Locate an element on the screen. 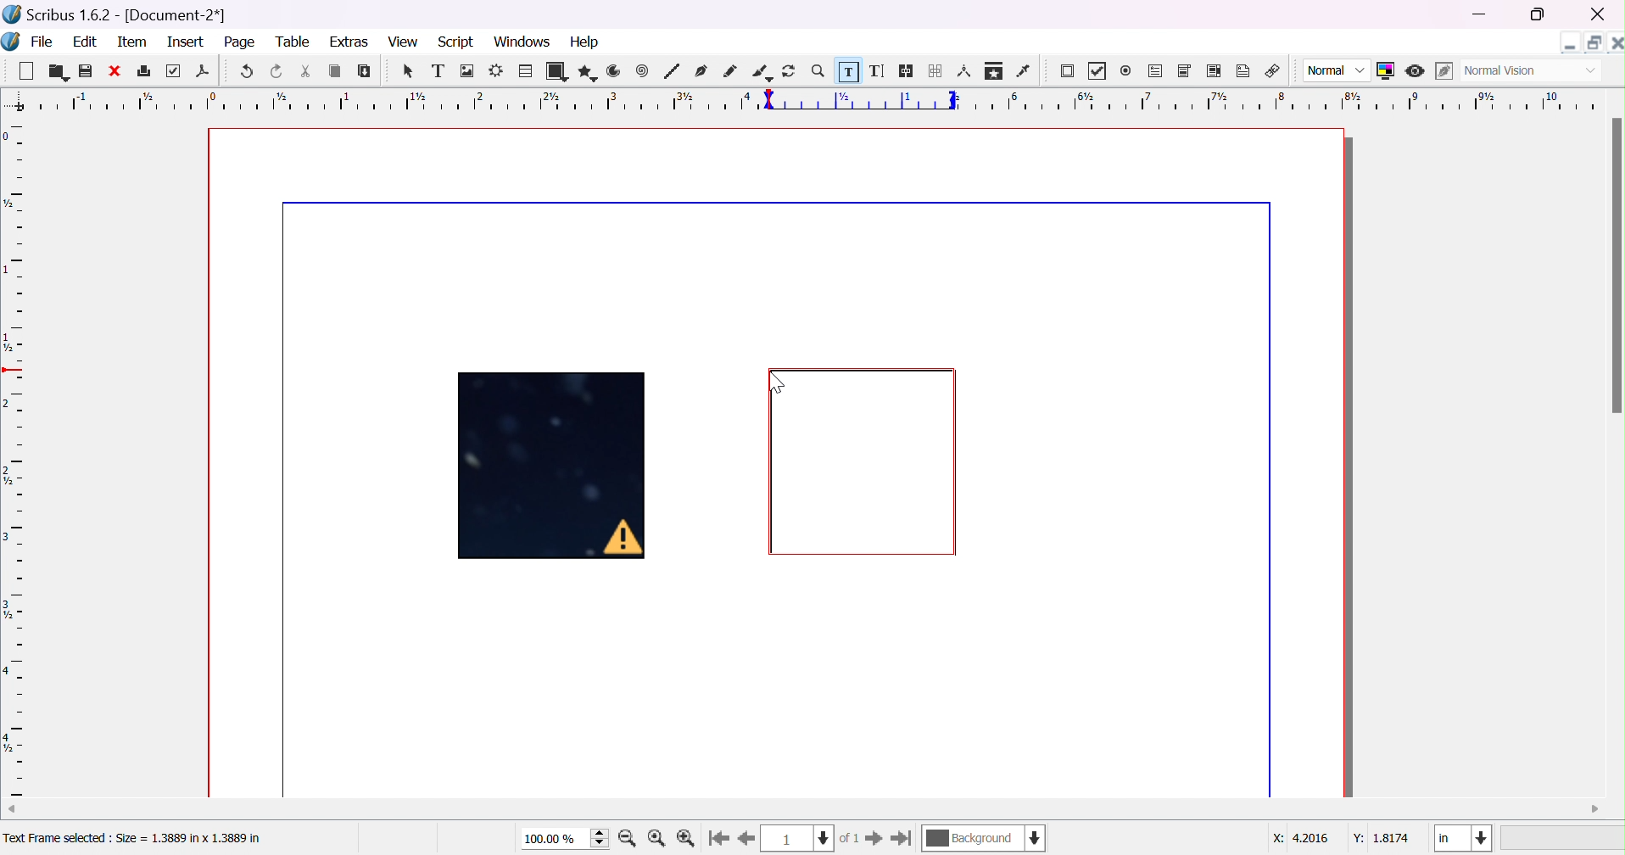 Image resolution: width=1625 pixels, height=855 pixels. go to previous page is located at coordinates (745, 840).